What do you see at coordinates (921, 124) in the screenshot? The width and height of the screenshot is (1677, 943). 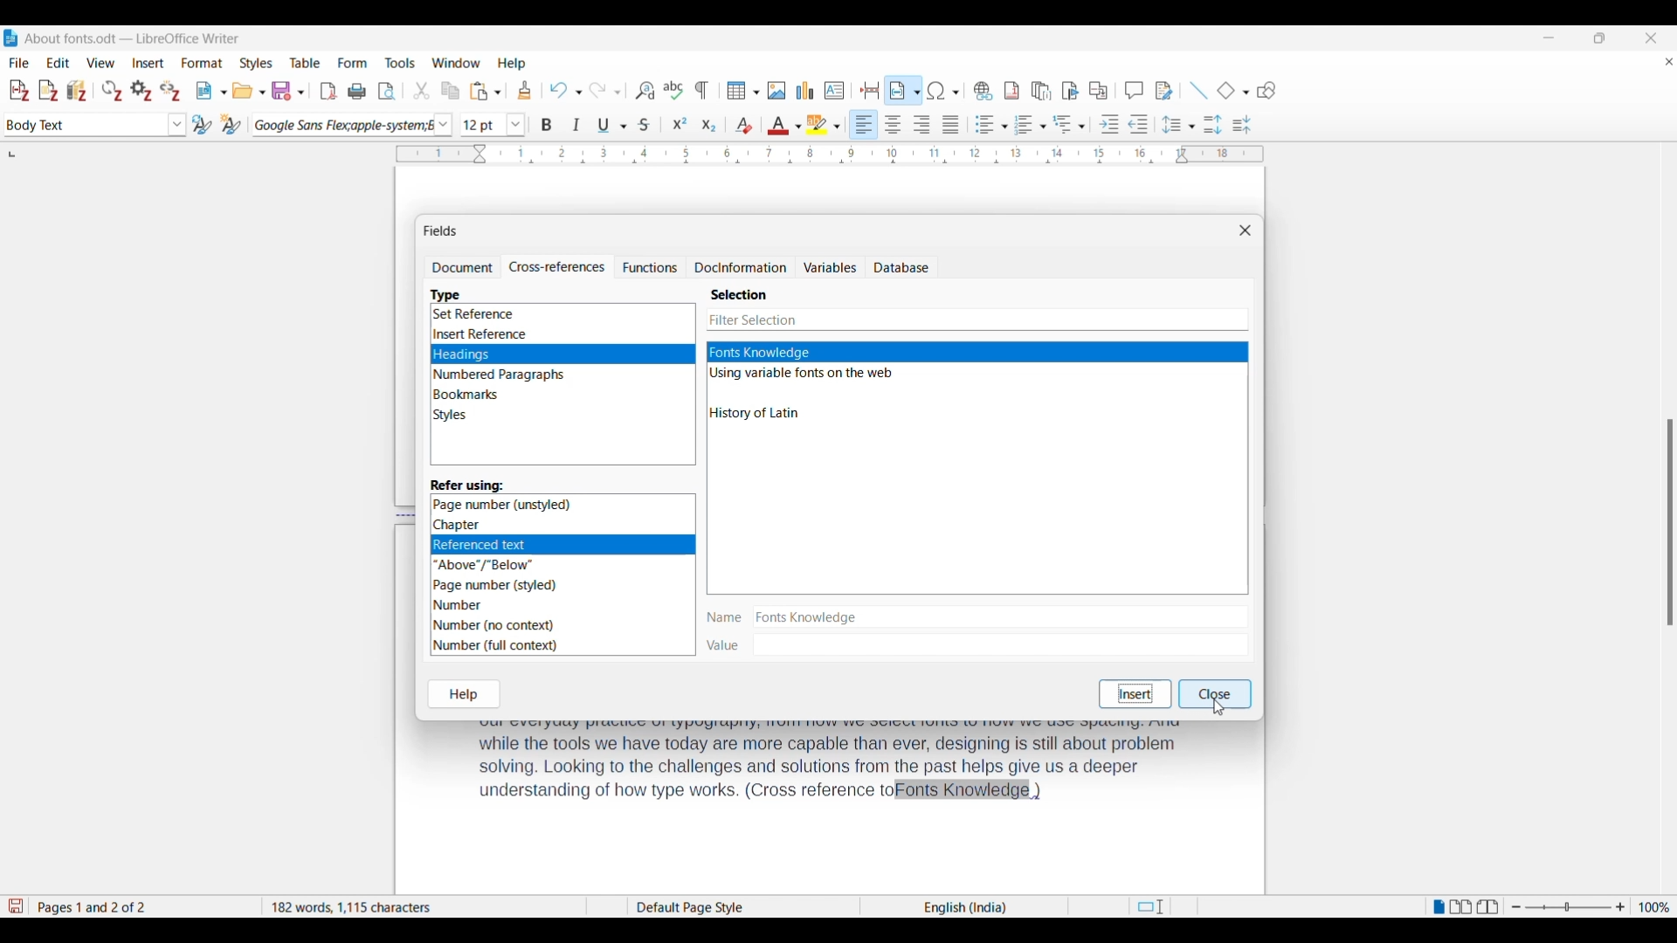 I see `Align right` at bounding box center [921, 124].